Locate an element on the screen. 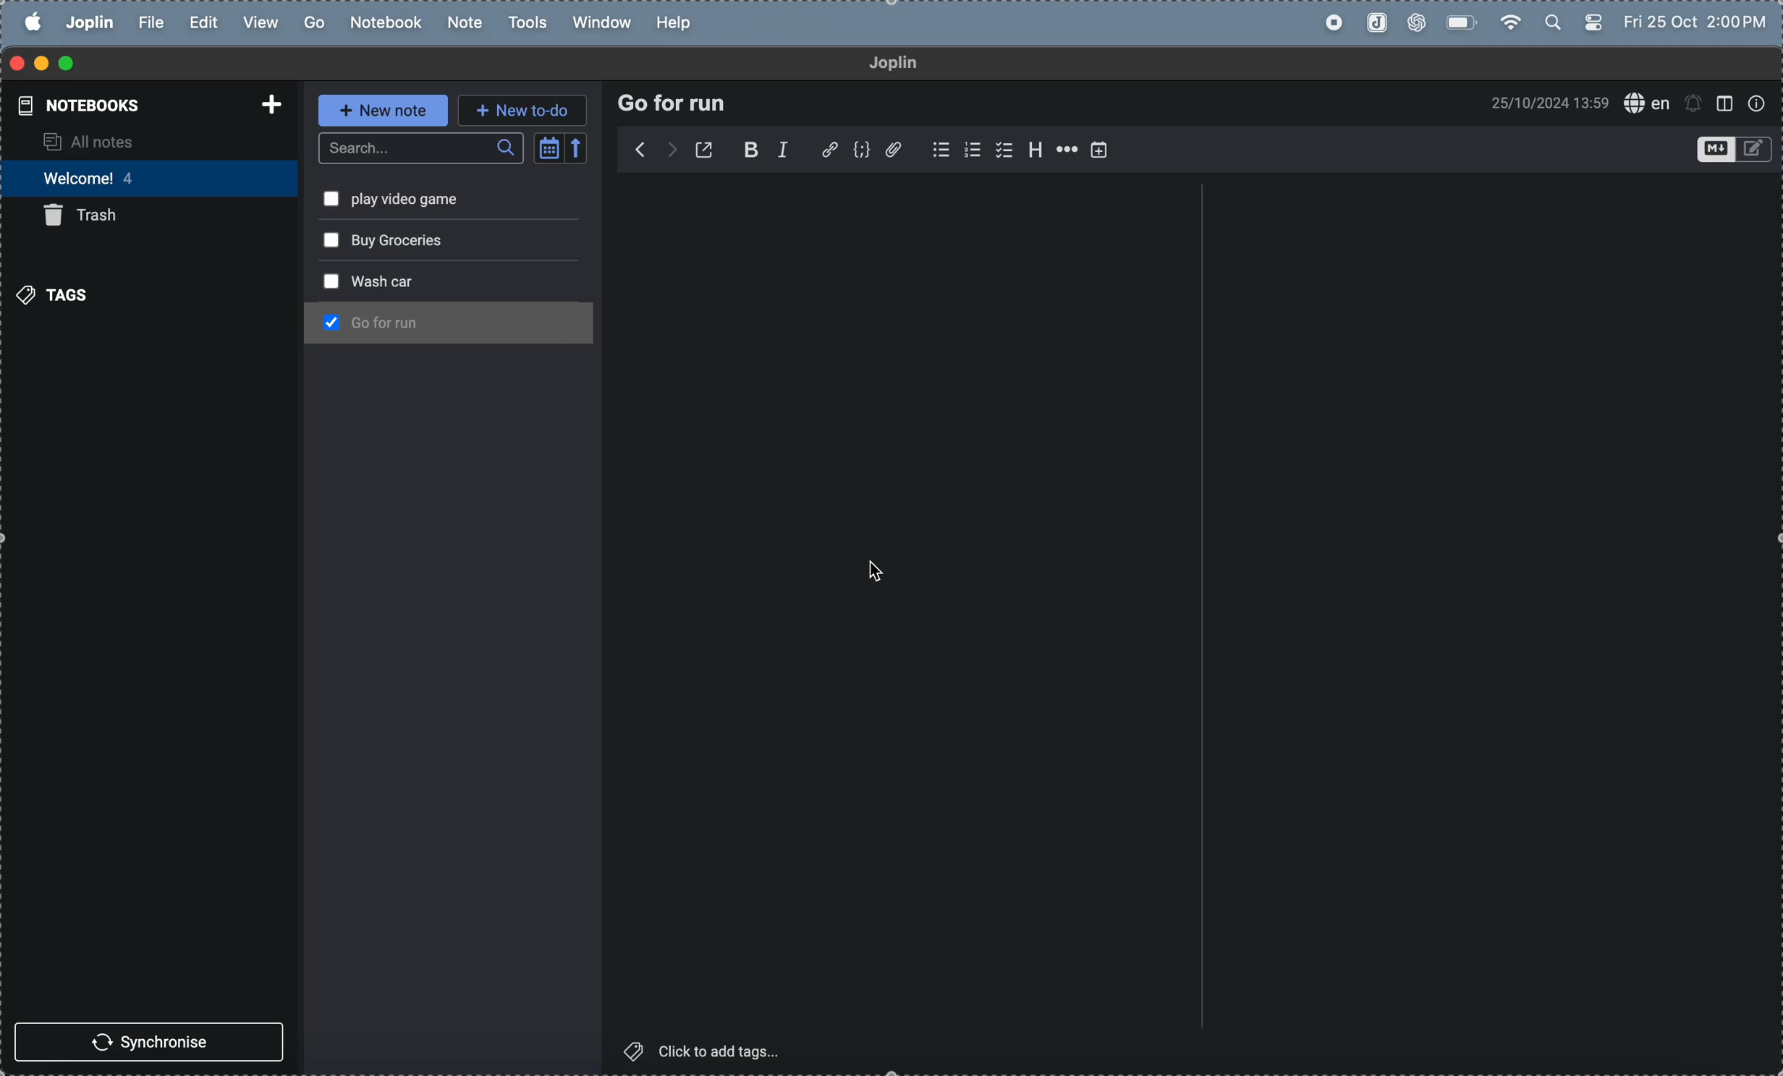 The height and width of the screenshot is (1076, 1783).  is located at coordinates (753, 151).